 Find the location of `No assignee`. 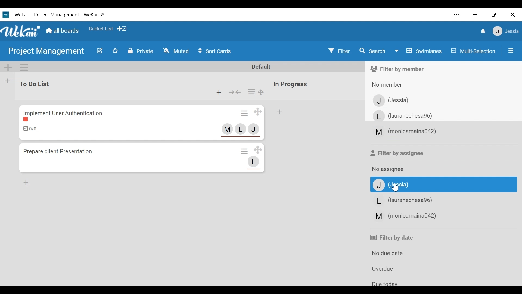

No assignee is located at coordinates (391, 170).